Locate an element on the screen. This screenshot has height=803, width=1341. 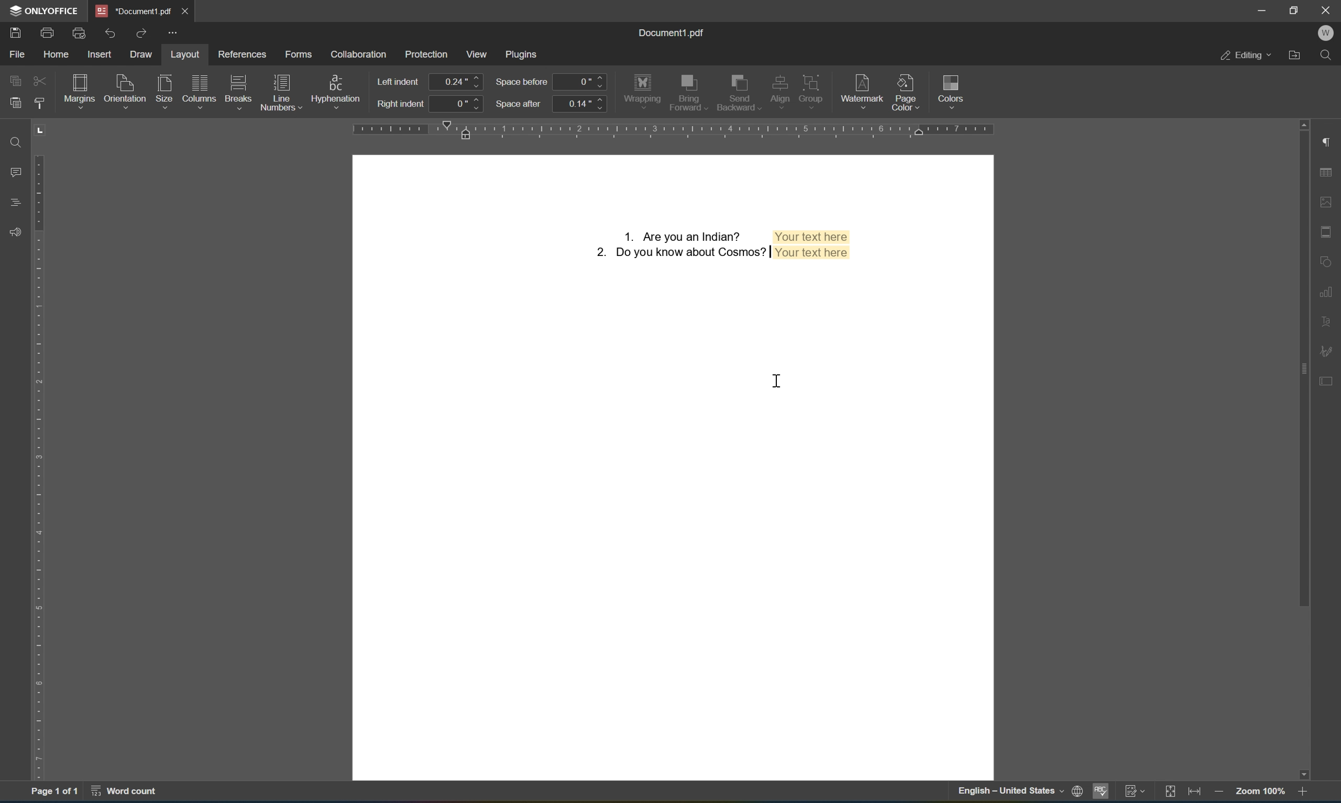
plugins is located at coordinates (524, 52).